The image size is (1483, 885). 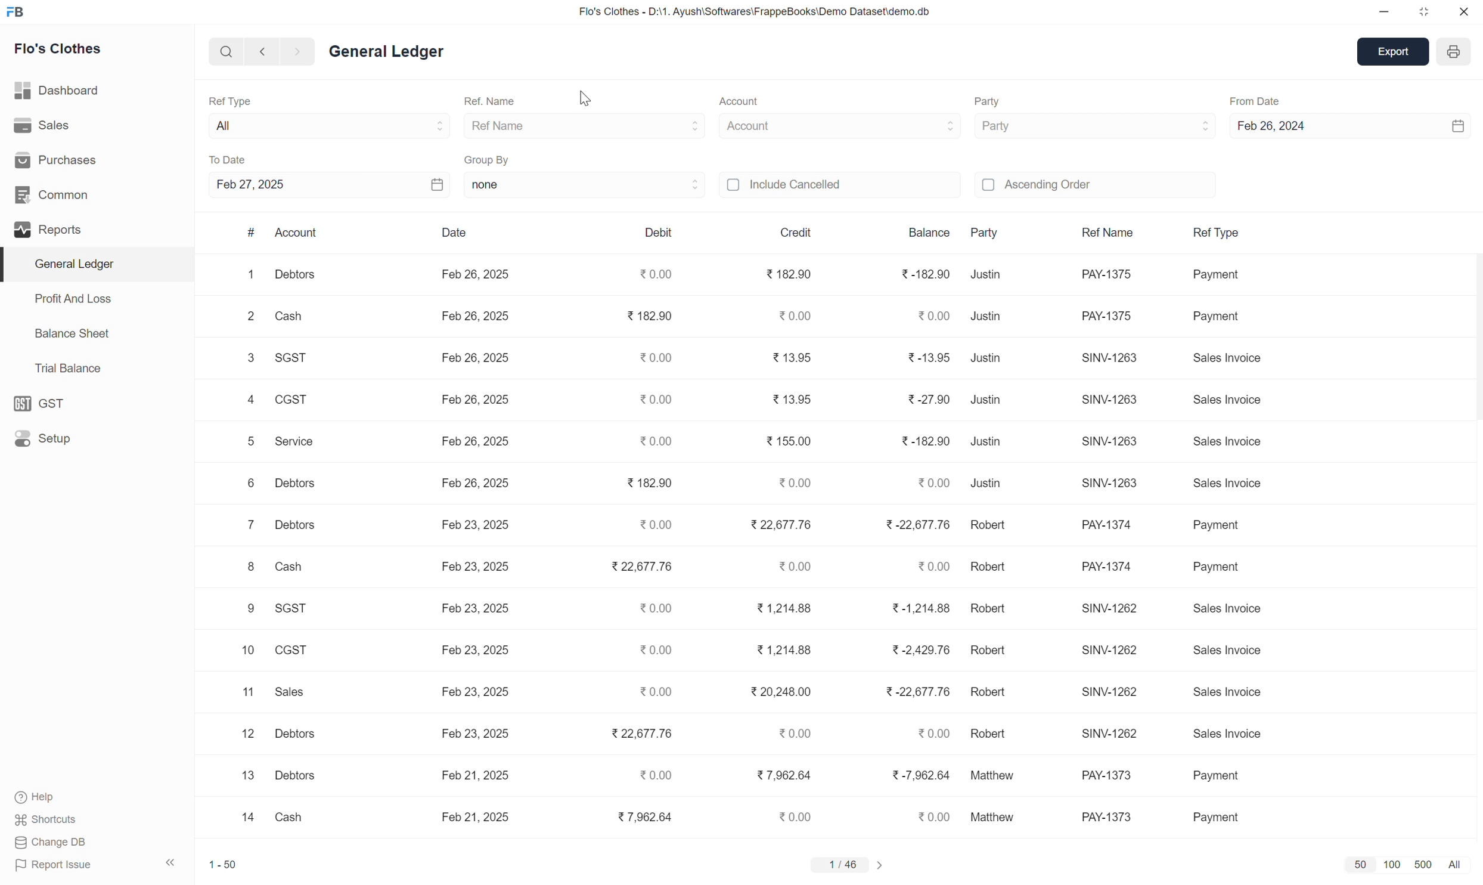 What do you see at coordinates (86, 265) in the screenshot?
I see `general ledger` at bounding box center [86, 265].